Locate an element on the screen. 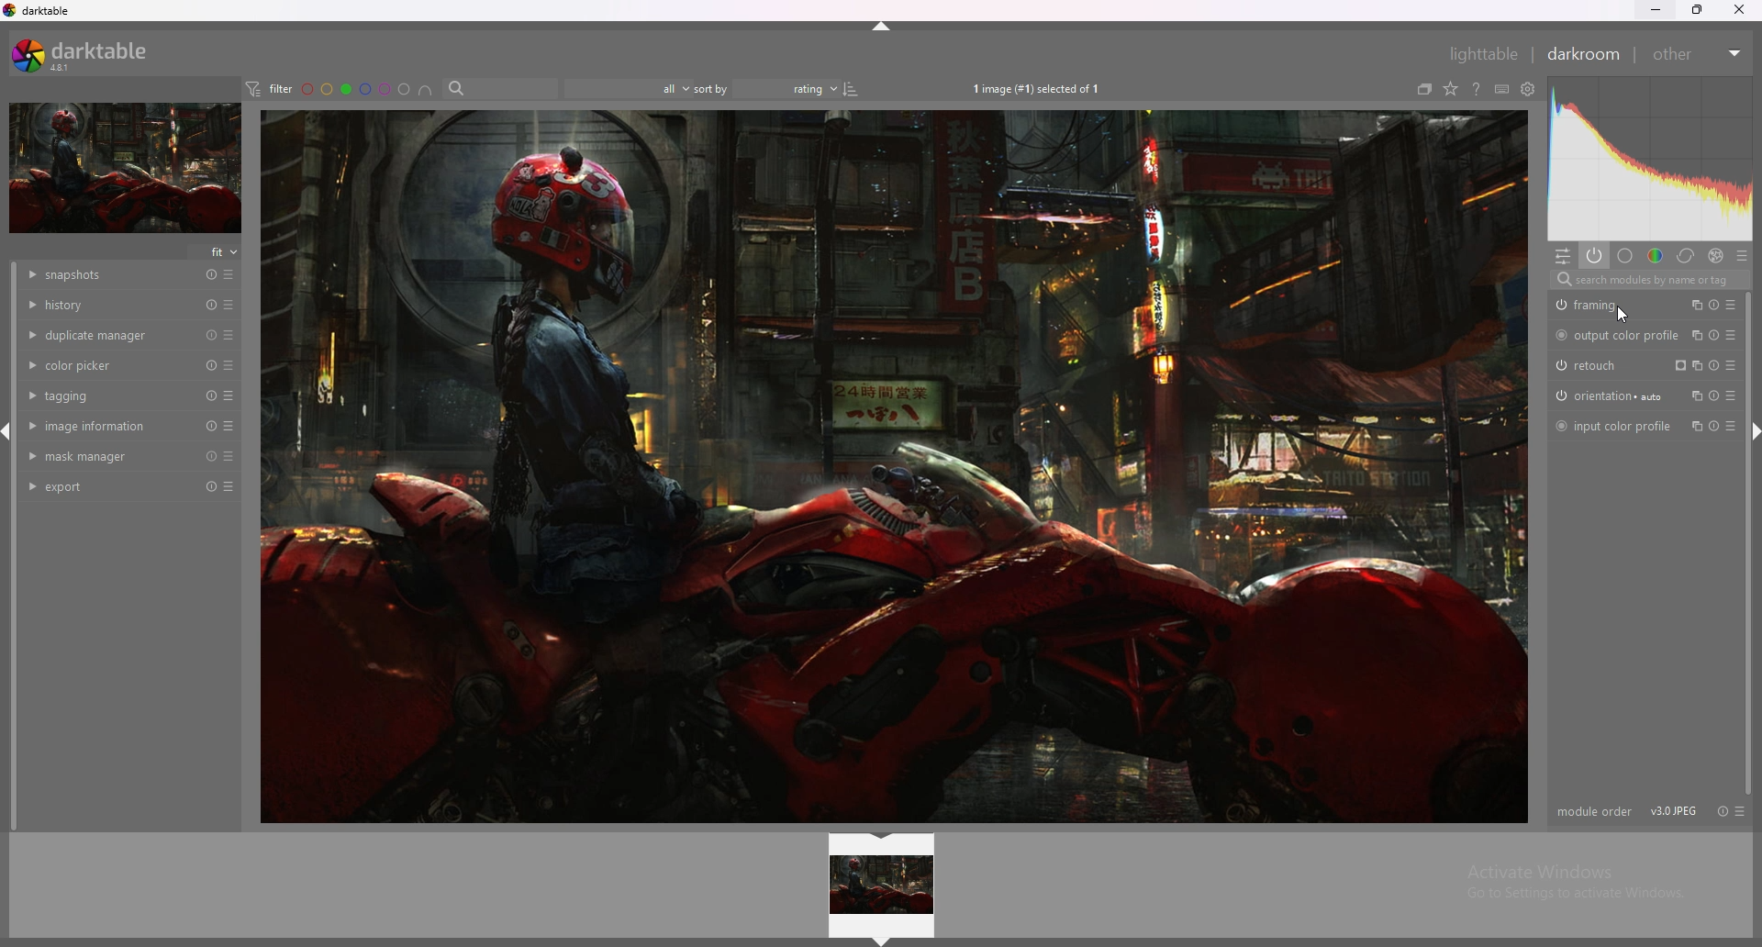  scroll bar is located at coordinates (17, 547).